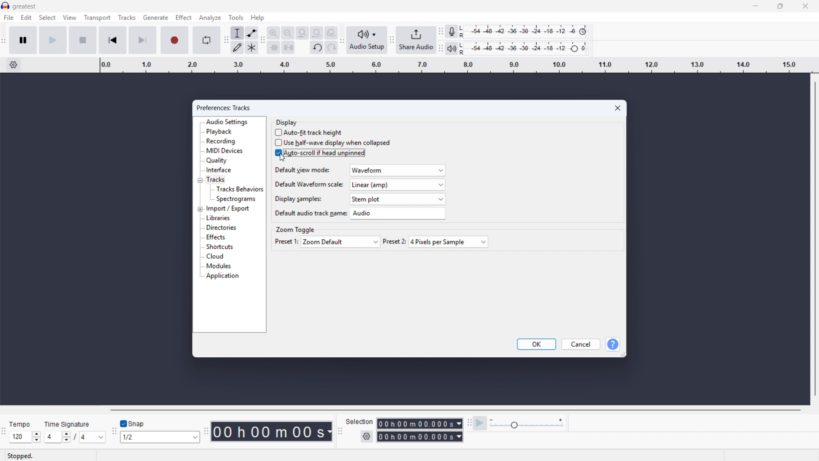  Describe the element at coordinates (331, 33) in the screenshot. I see `Toggle zoom ` at that location.